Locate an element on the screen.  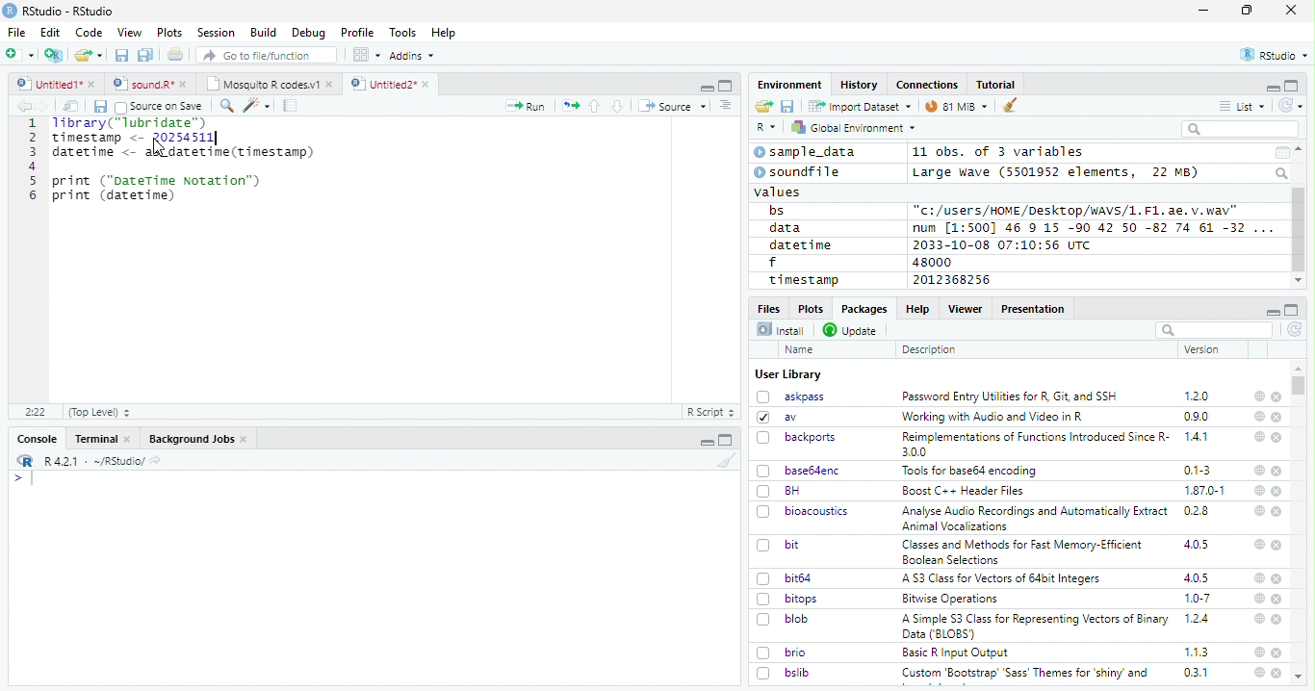
blob is located at coordinates (783, 619).